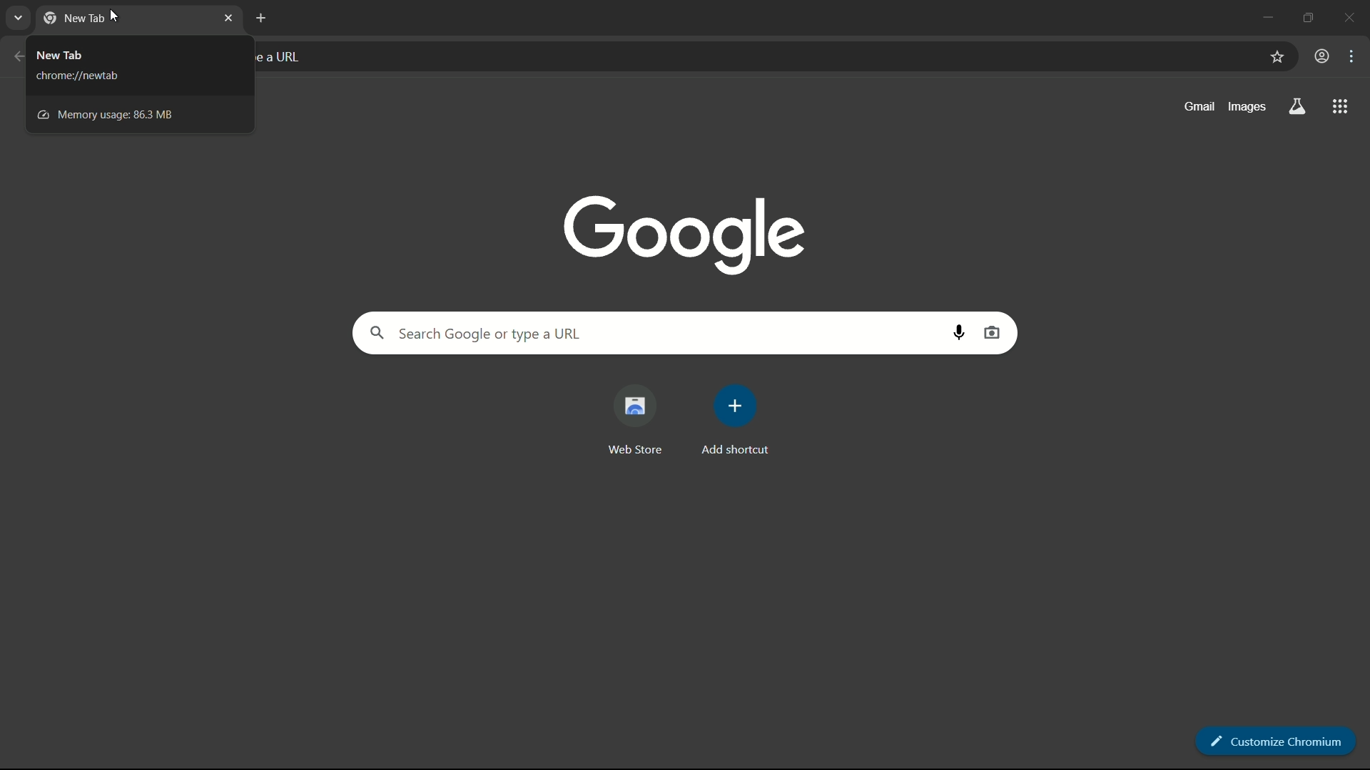 This screenshot has height=770, width=1370. I want to click on close tab, so click(228, 19).